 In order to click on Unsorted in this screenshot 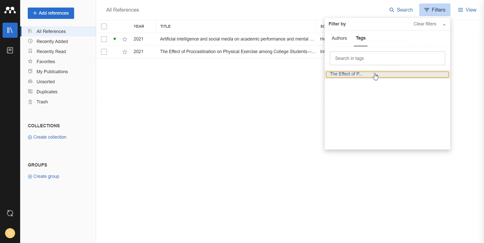, I will do `click(55, 82)`.